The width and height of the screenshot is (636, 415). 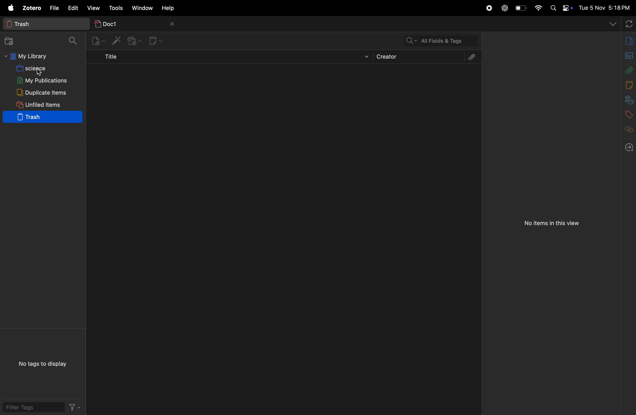 What do you see at coordinates (12, 41) in the screenshot?
I see `new collection` at bounding box center [12, 41].